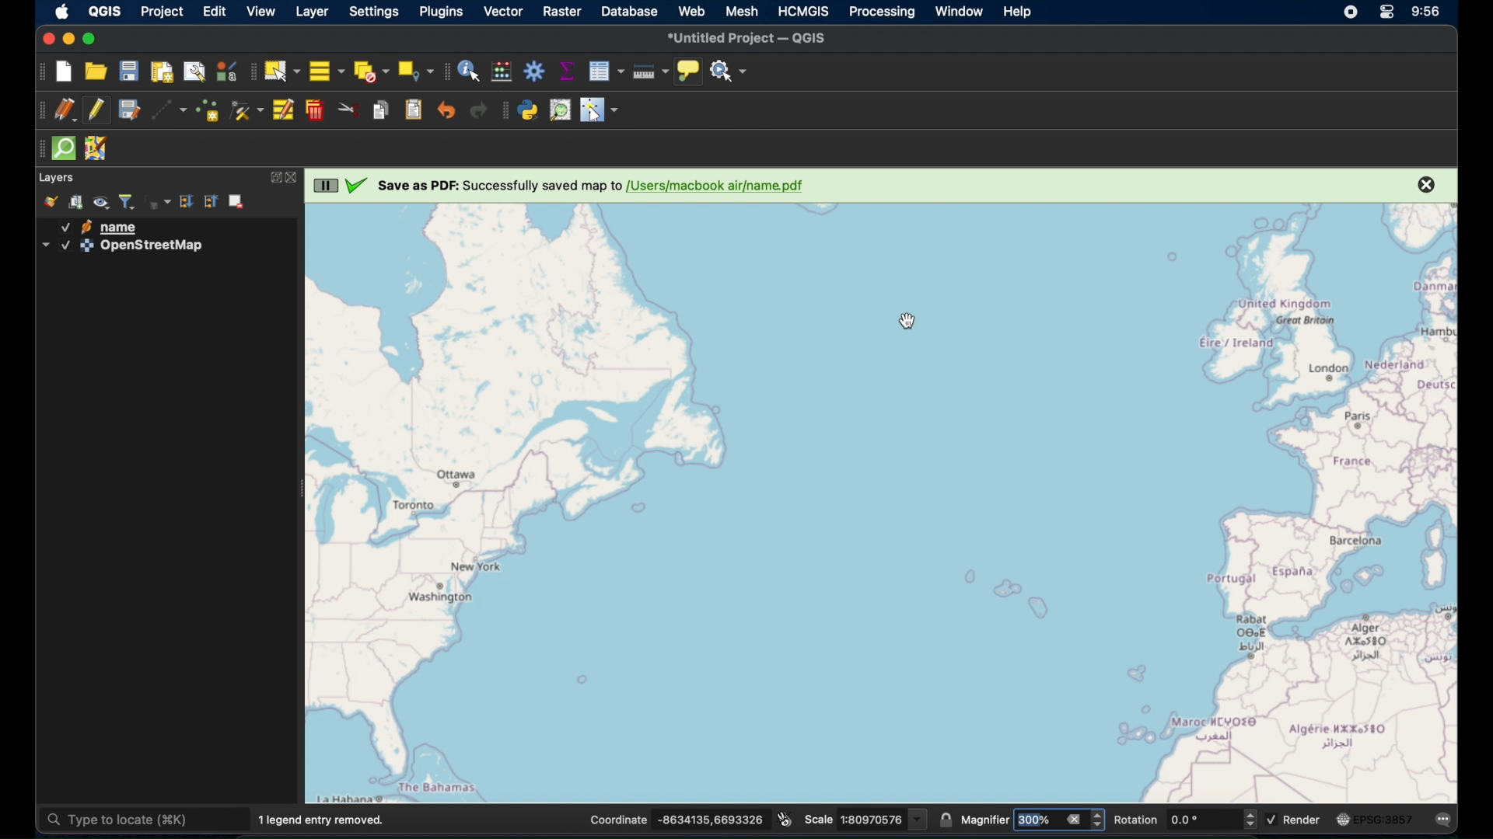  I want to click on current csr, so click(1375, 820).